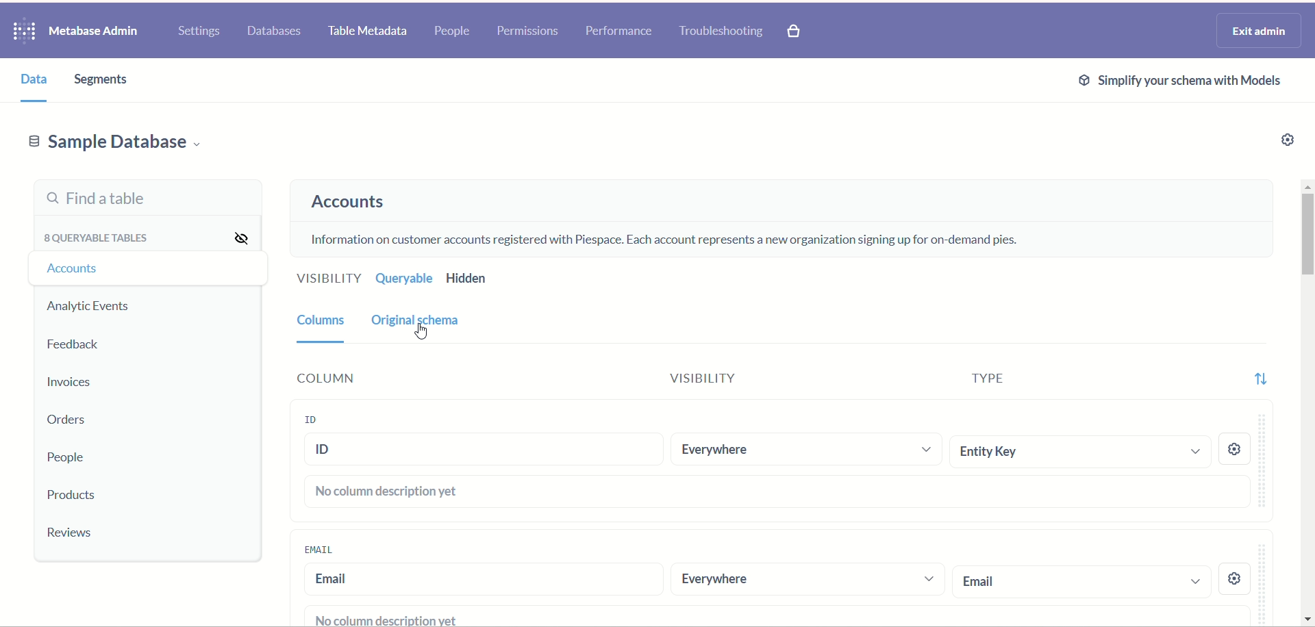  I want to click on permissions, so click(531, 31).